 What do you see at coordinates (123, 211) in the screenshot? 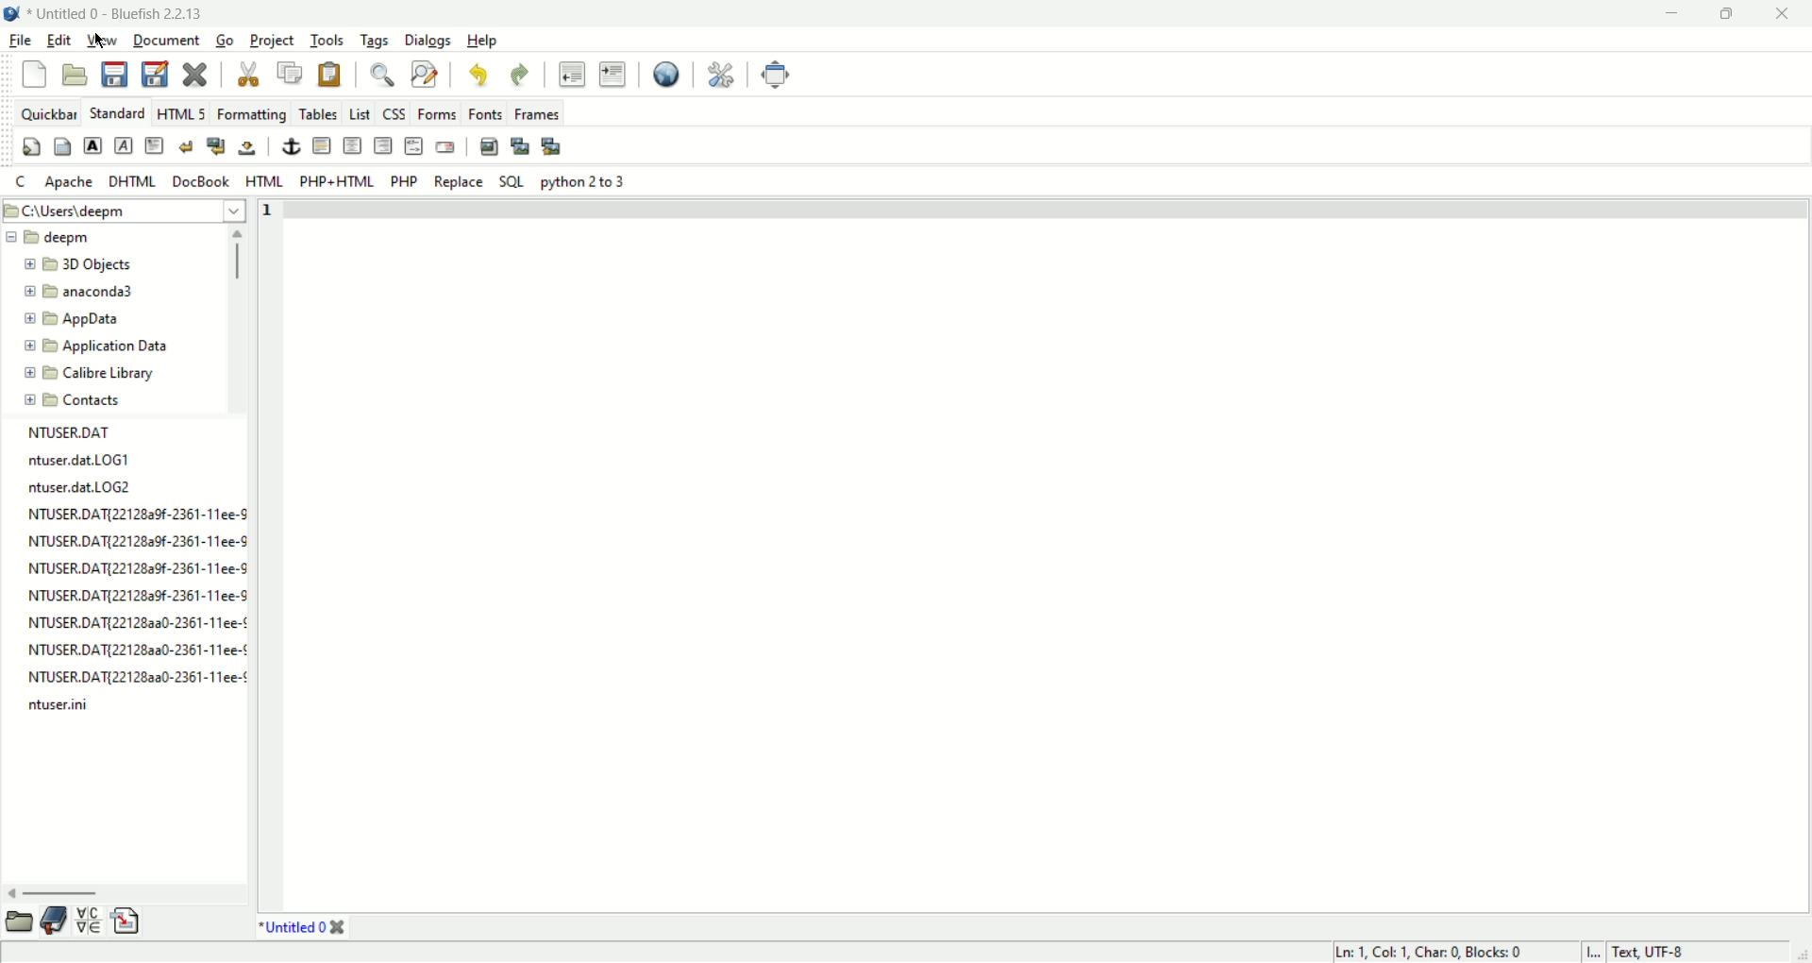
I see `location` at bounding box center [123, 211].